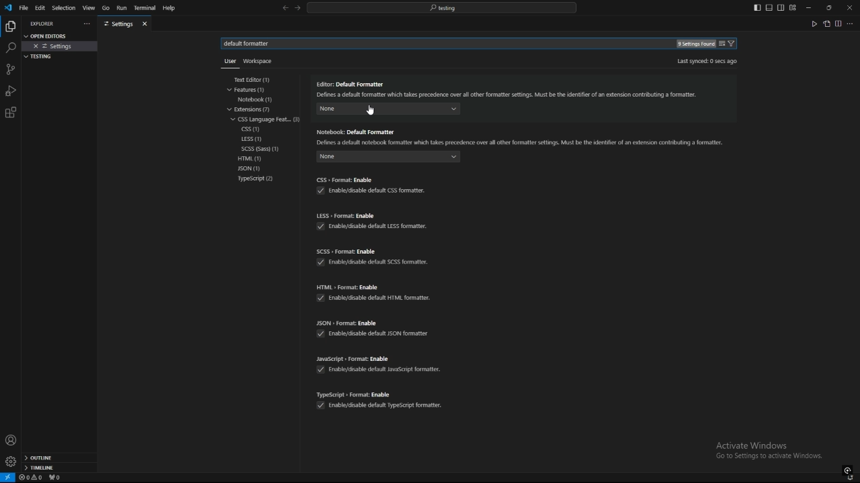 The image size is (860, 483). What do you see at coordinates (146, 23) in the screenshot?
I see `close tab` at bounding box center [146, 23].